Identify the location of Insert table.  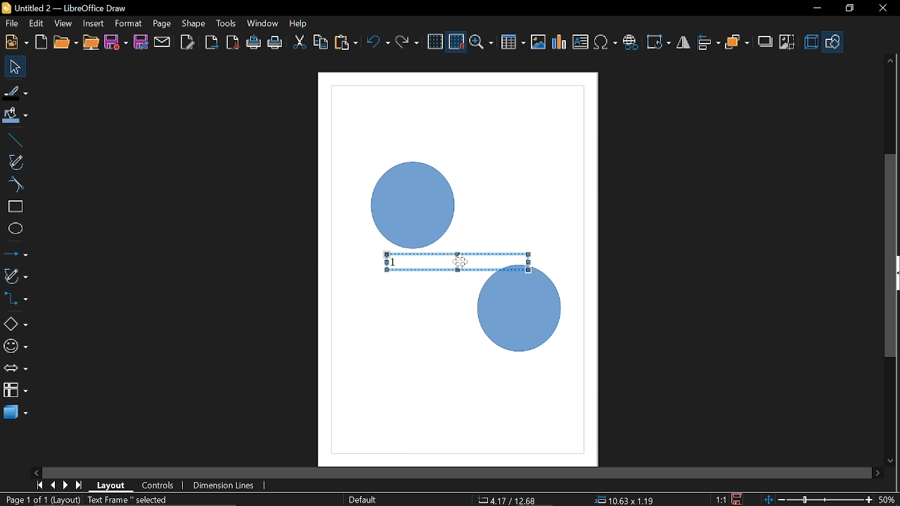
(513, 43).